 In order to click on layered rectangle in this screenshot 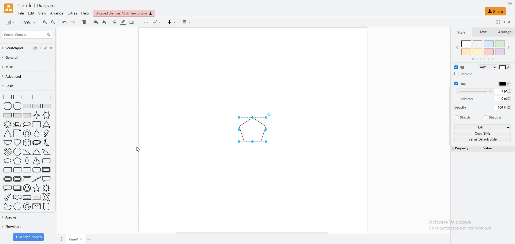, I will do `click(17, 188)`.